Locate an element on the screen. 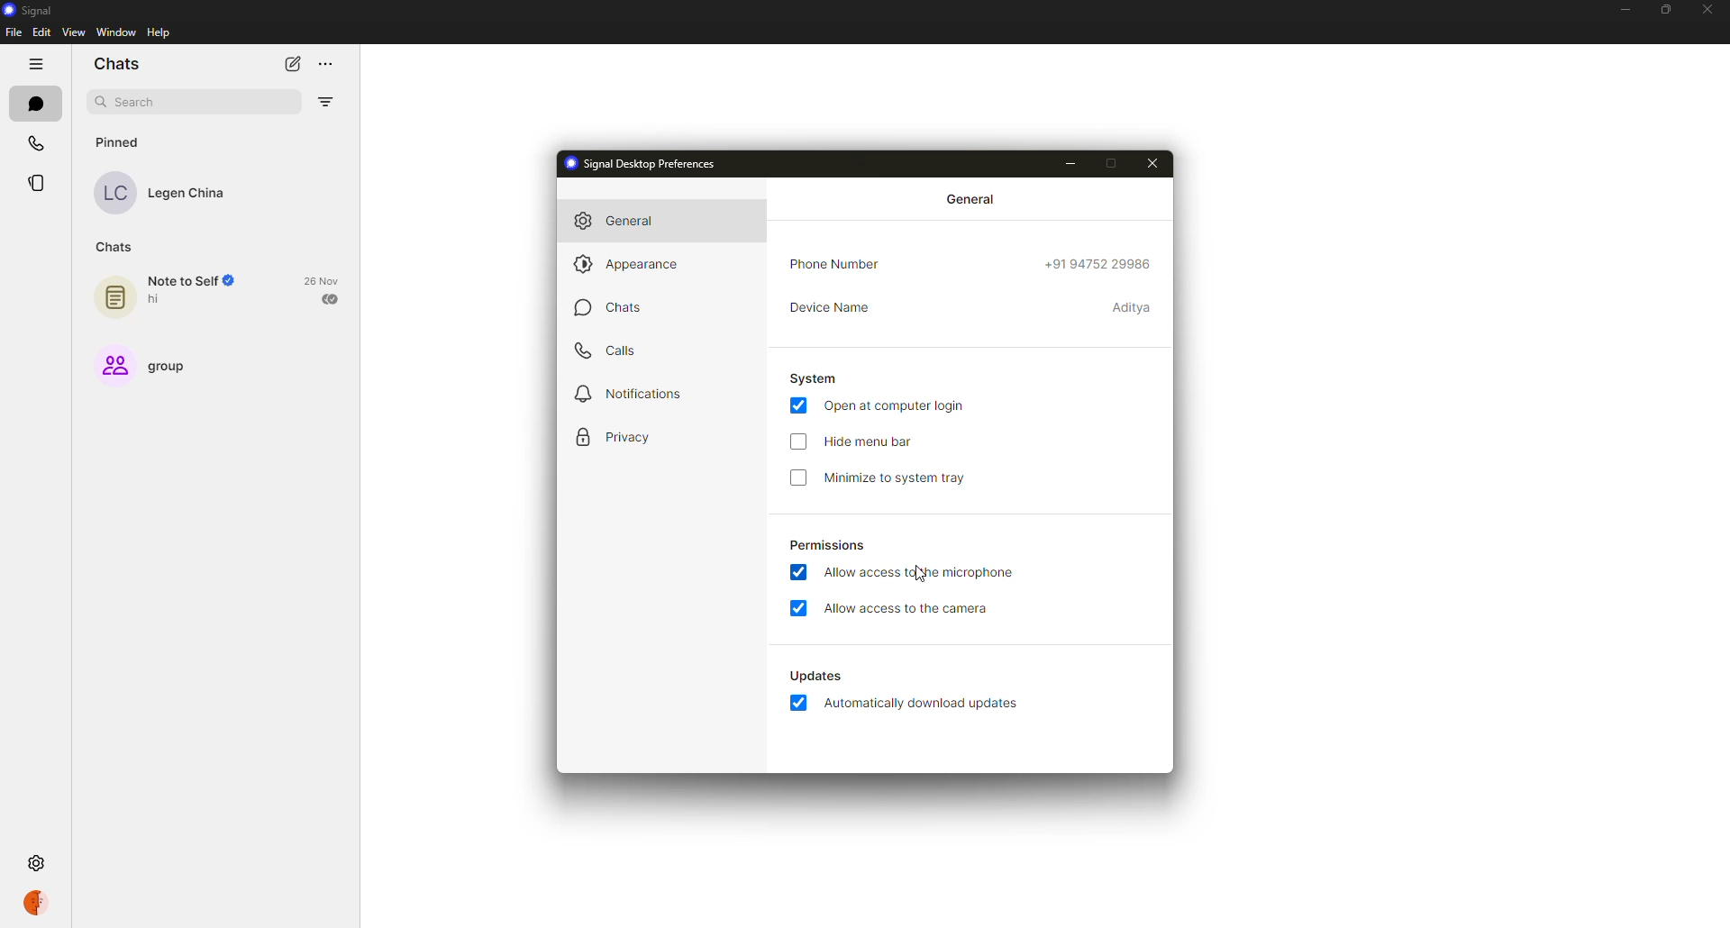 The height and width of the screenshot is (928, 1730). enabled is located at coordinates (797, 405).